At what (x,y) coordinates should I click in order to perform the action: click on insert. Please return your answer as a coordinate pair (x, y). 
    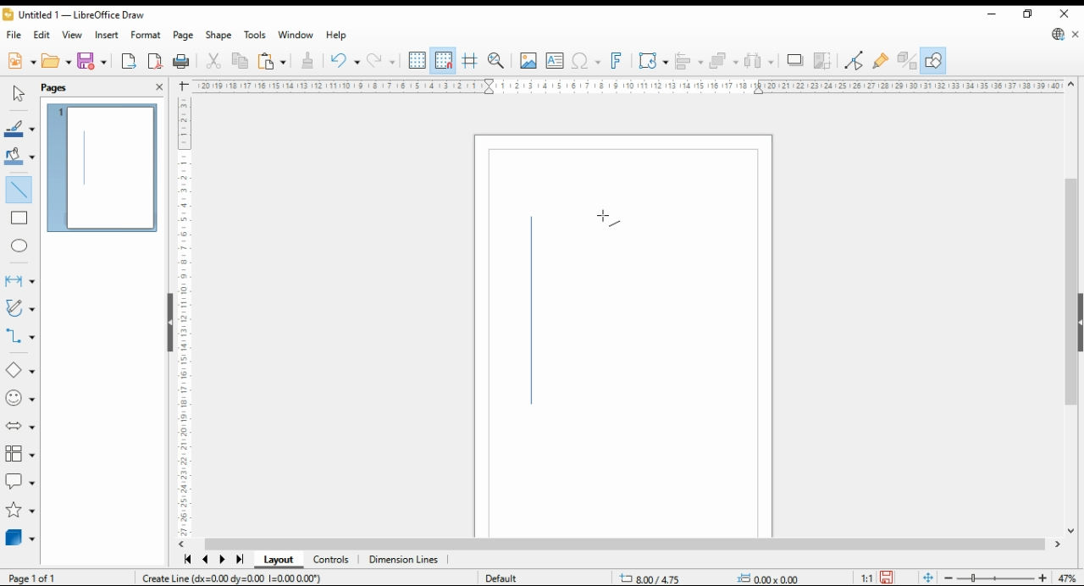
    Looking at the image, I should click on (108, 35).